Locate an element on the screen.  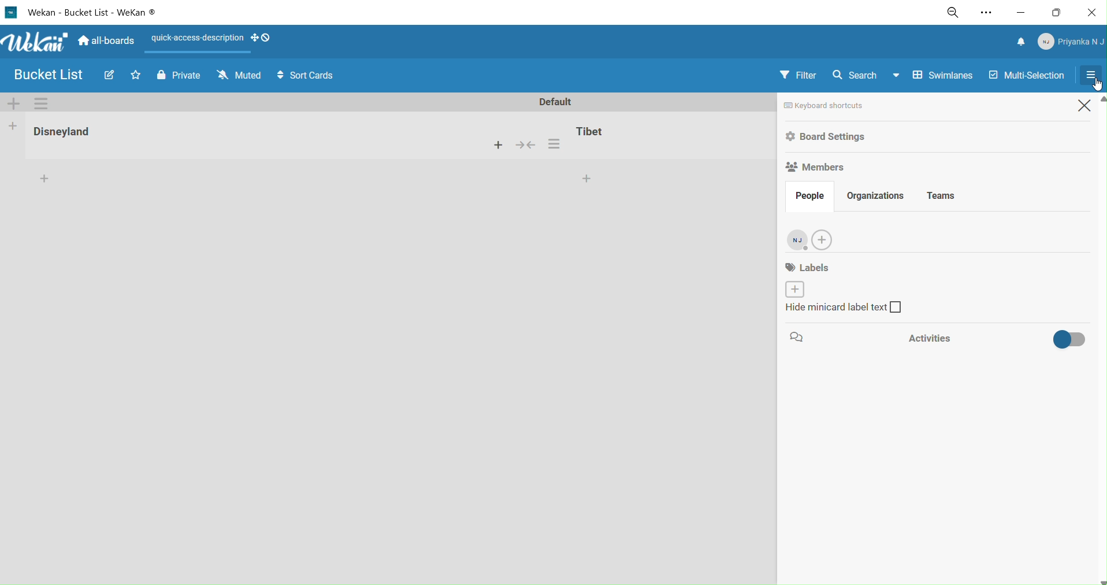
maximize is located at coordinates (1056, 12).